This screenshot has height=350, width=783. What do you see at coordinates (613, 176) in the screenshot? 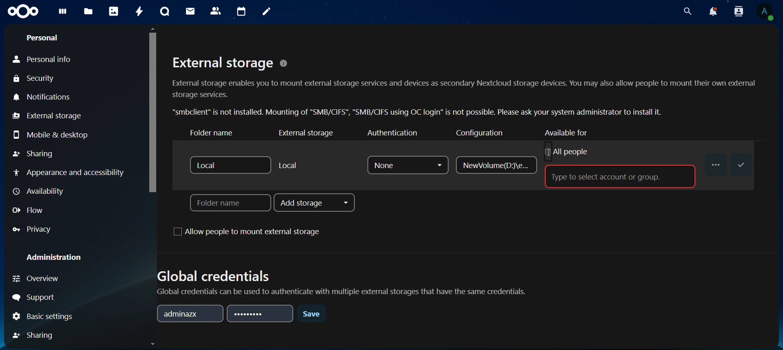
I see `type to select account or group` at bounding box center [613, 176].